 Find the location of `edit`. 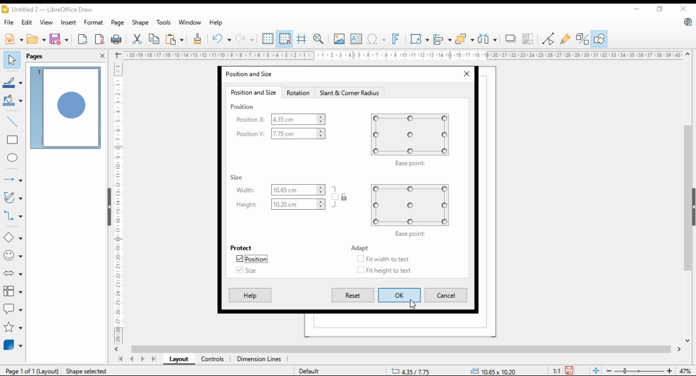

edit is located at coordinates (27, 22).